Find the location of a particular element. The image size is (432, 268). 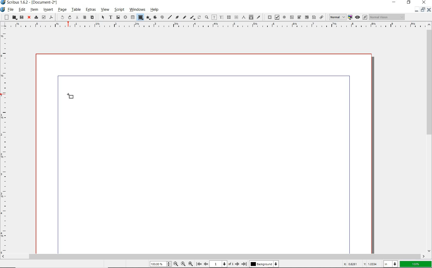

zoom to is located at coordinates (184, 264).